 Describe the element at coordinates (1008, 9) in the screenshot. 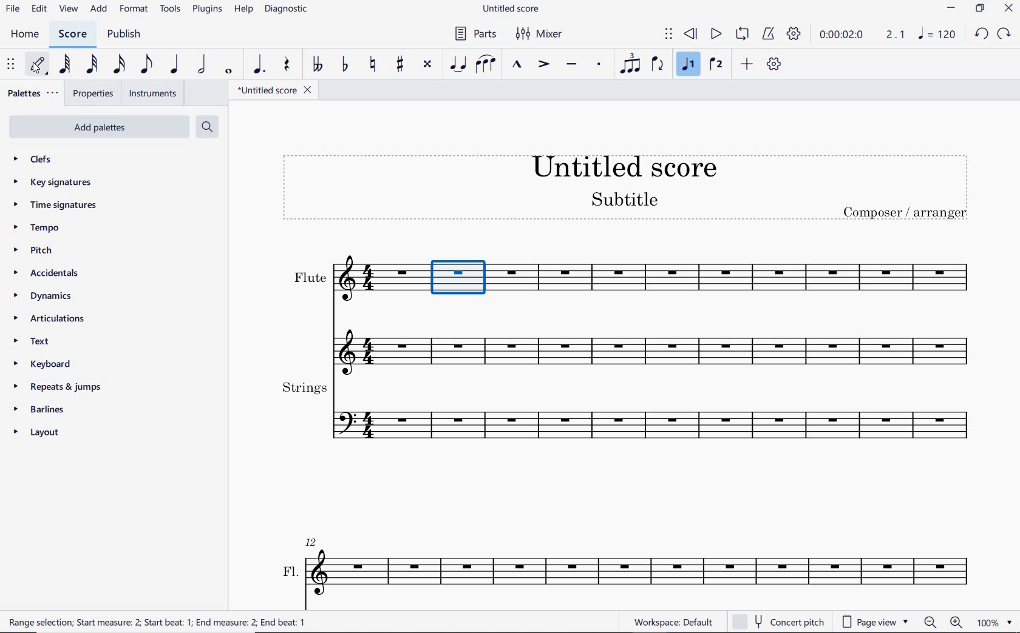

I see `close` at that location.